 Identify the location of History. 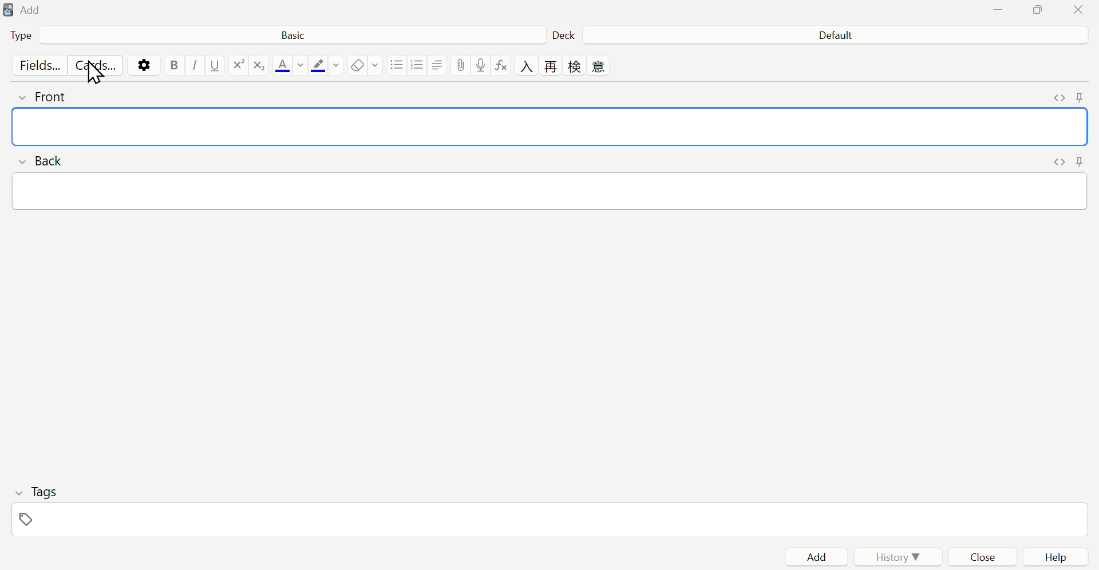
(897, 557).